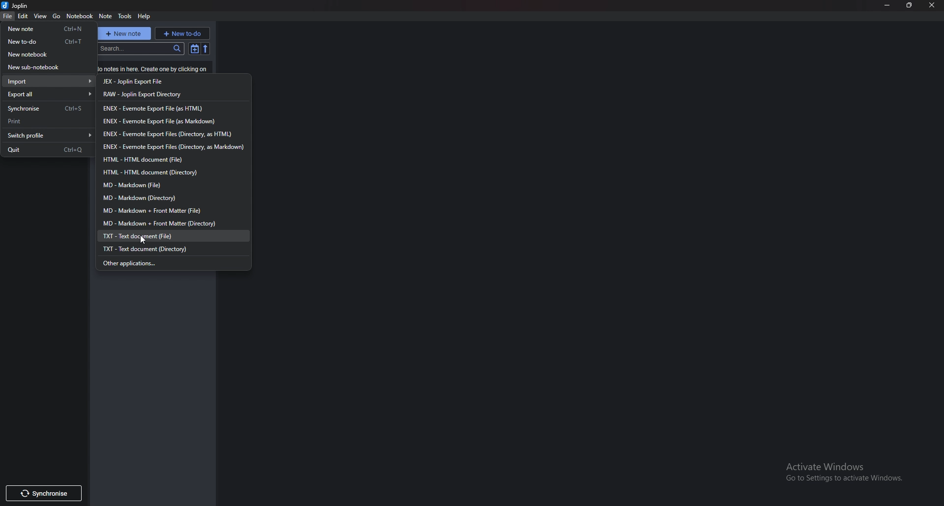 Image resolution: width=944 pixels, height=506 pixels. I want to click on txt file, so click(144, 235).